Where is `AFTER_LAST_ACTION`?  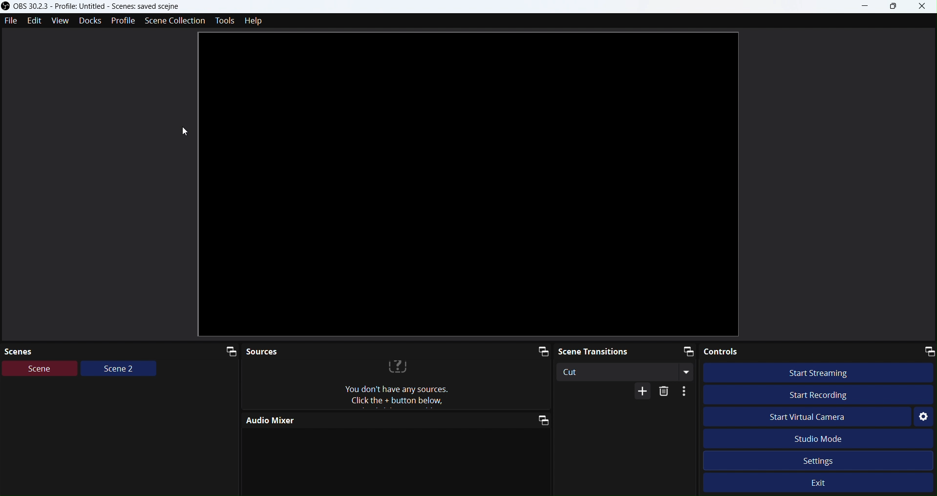
AFTER_LAST_ACTION is located at coordinates (466, 186).